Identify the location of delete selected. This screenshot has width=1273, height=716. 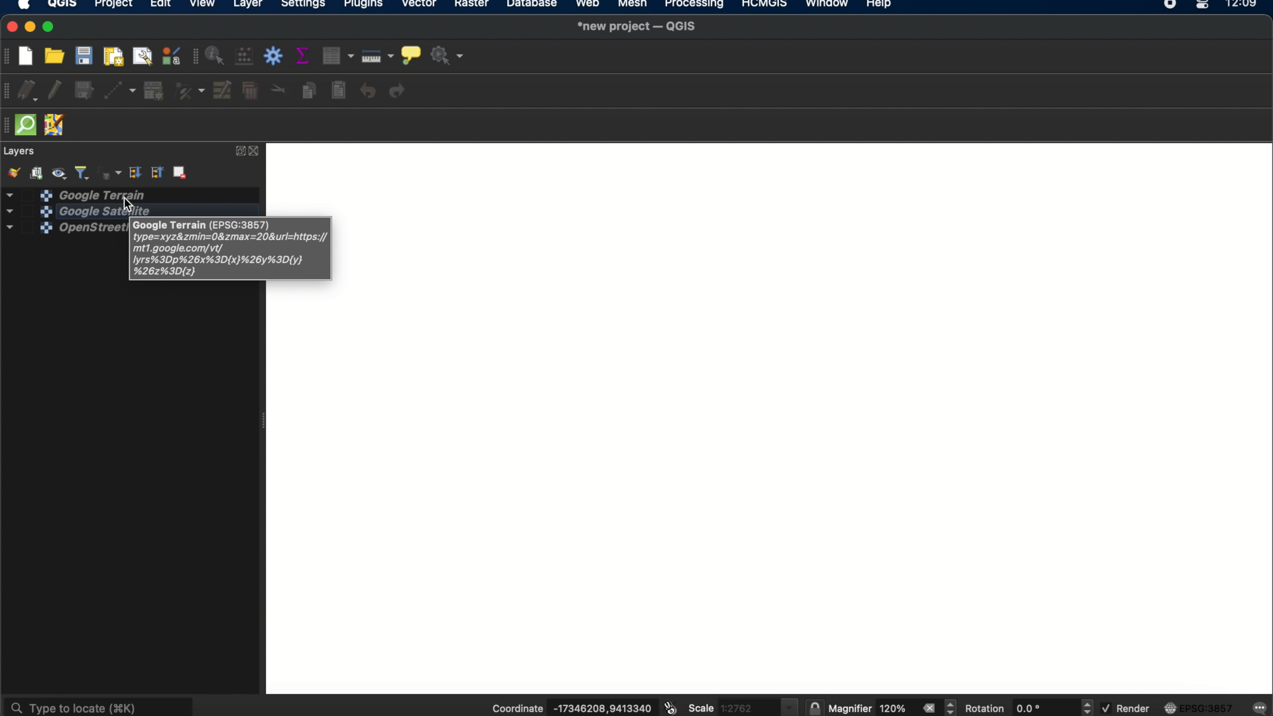
(250, 92).